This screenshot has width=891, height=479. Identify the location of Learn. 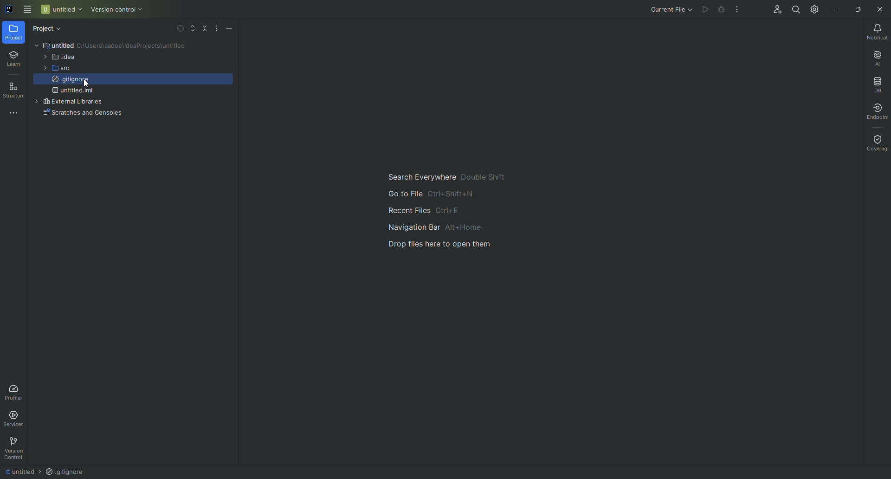
(14, 59).